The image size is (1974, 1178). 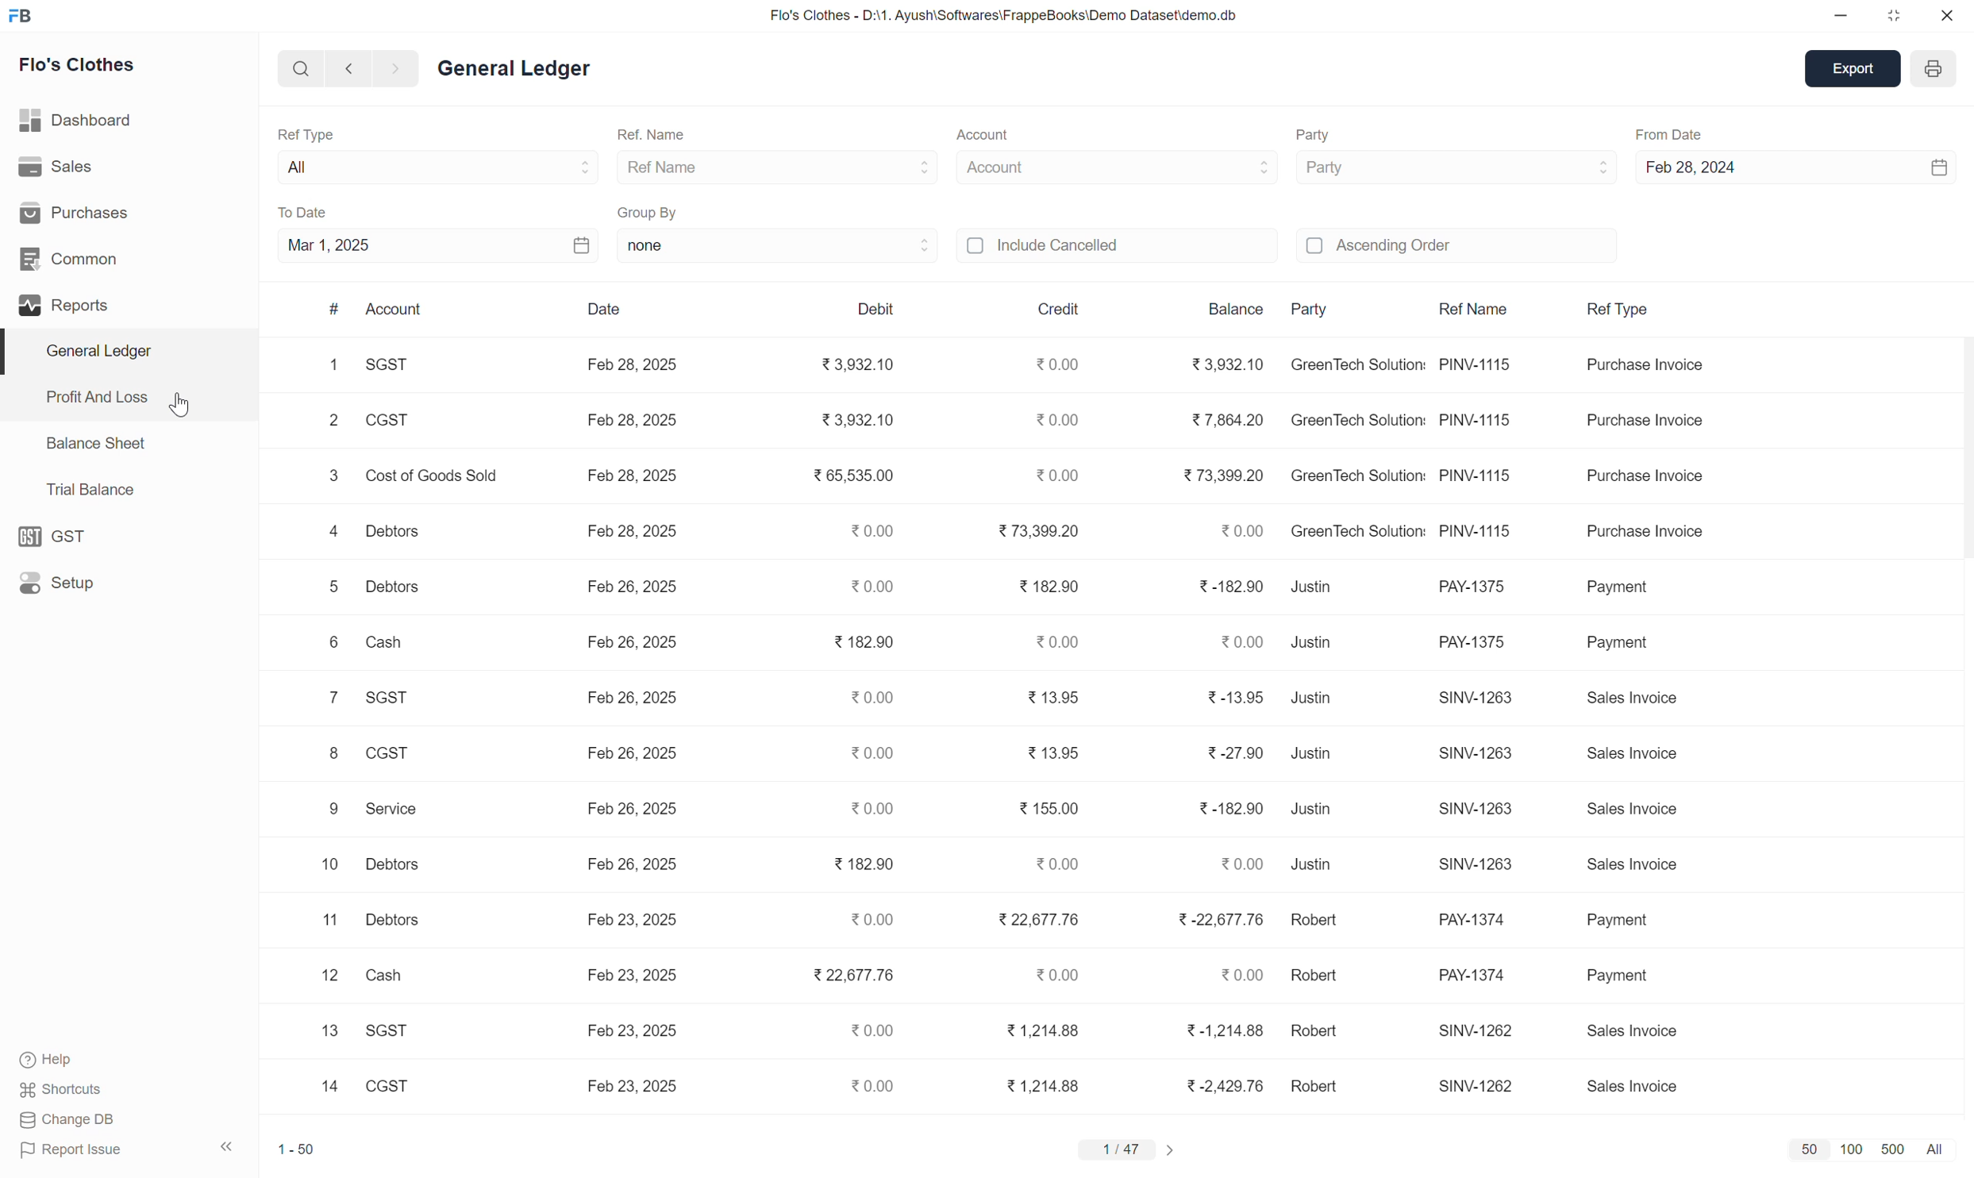 I want to click on Sales Invoice, so click(x=1638, y=810).